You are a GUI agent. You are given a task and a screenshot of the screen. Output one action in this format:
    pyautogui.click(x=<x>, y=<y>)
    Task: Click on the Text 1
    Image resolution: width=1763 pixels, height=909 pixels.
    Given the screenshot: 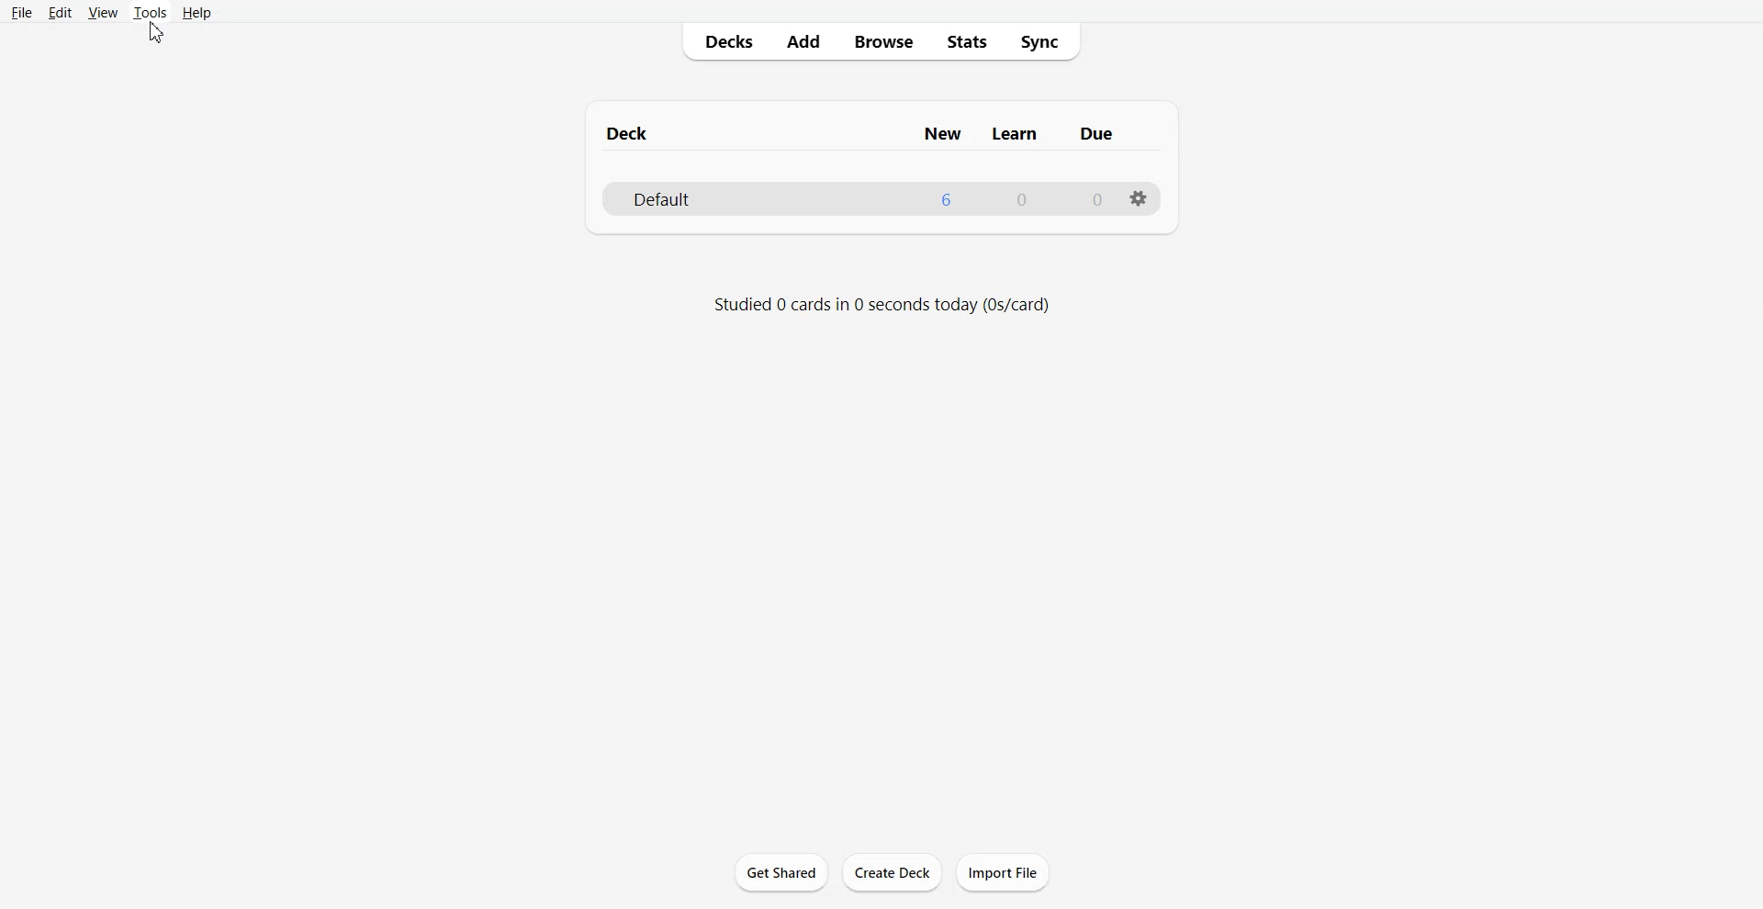 What is the action you would take?
    pyautogui.click(x=858, y=131)
    